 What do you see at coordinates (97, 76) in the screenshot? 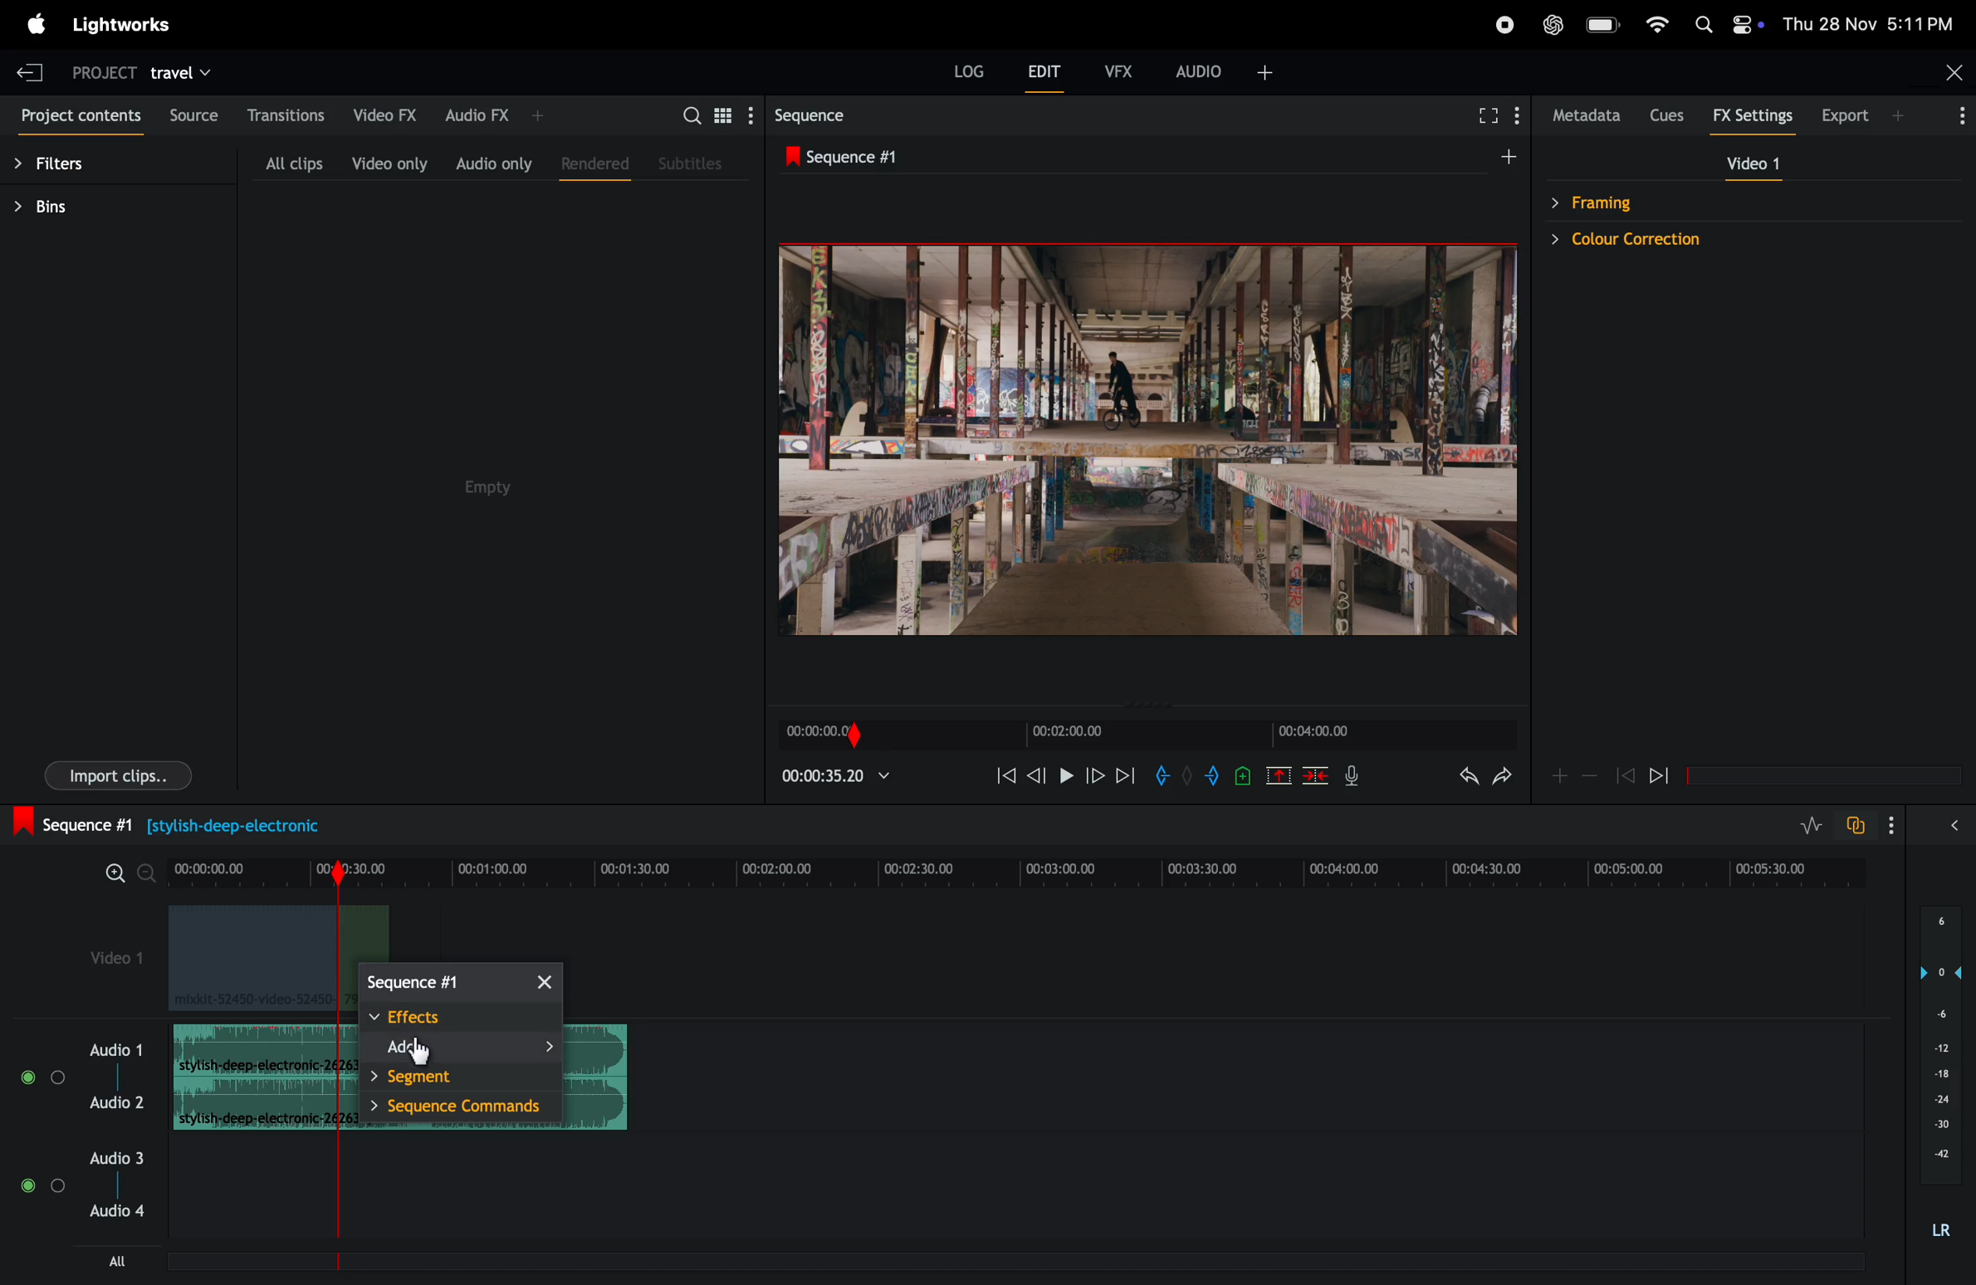
I see `project` at bounding box center [97, 76].